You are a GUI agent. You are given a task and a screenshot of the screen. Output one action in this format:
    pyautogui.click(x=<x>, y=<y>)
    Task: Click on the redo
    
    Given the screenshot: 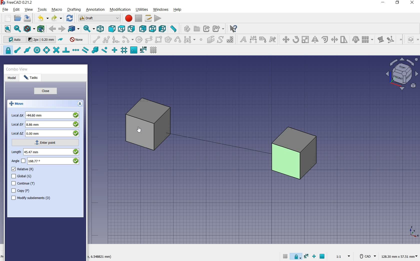 What is the action you would take?
    pyautogui.click(x=56, y=18)
    